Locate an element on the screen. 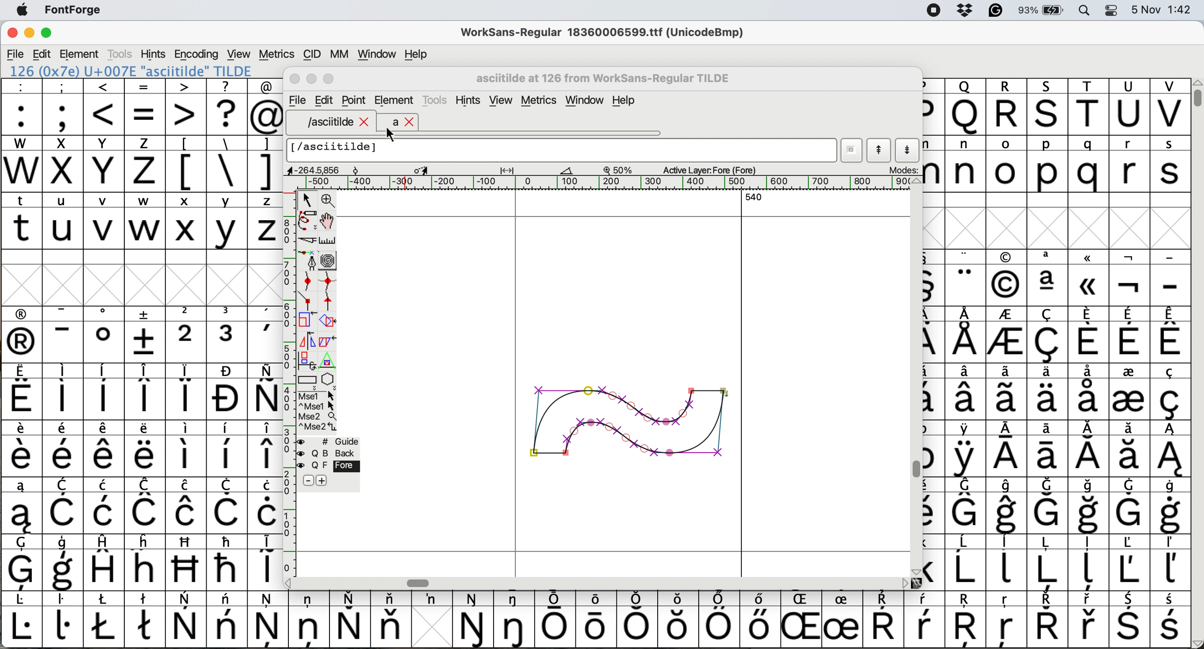  - is located at coordinates (1170, 279).